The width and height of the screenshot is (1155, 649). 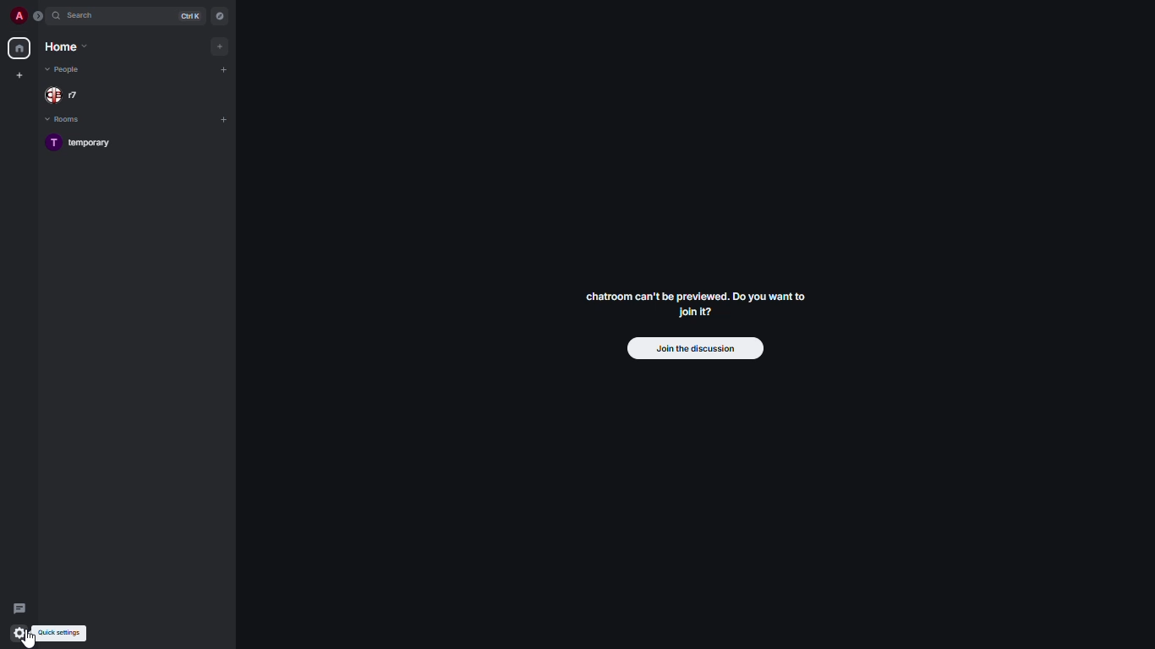 What do you see at coordinates (38, 17) in the screenshot?
I see `expand` at bounding box center [38, 17].